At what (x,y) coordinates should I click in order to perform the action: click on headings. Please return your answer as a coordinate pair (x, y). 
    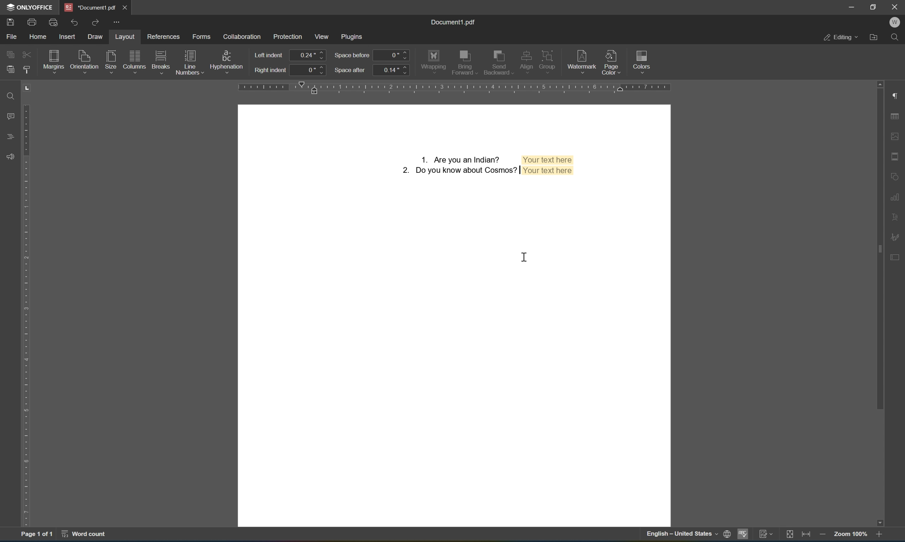
    Looking at the image, I should click on (9, 136).